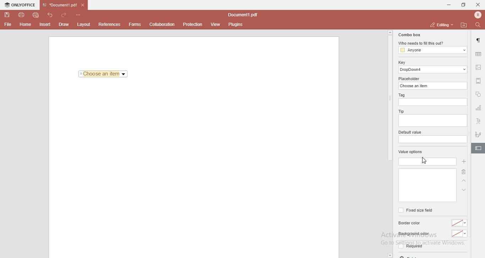  What do you see at coordinates (109, 24) in the screenshot?
I see `References` at bounding box center [109, 24].